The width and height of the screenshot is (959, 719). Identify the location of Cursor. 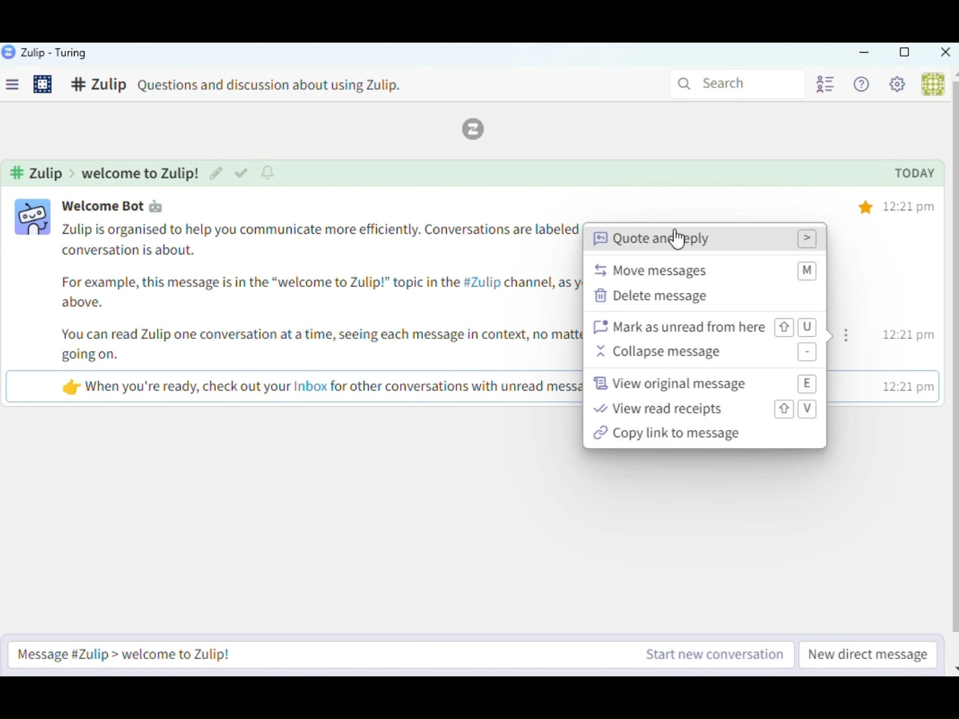
(675, 239).